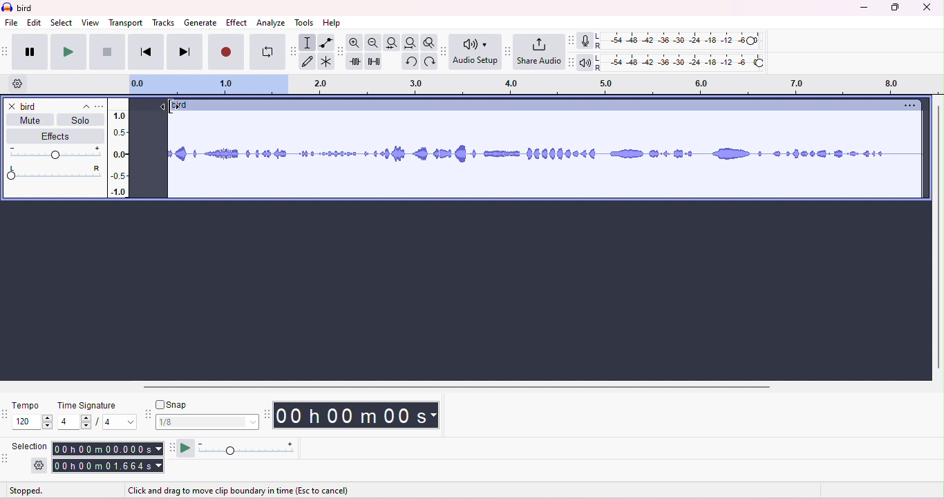 This screenshot has width=944, height=499. I want to click on playback meter tool bar, so click(569, 40).